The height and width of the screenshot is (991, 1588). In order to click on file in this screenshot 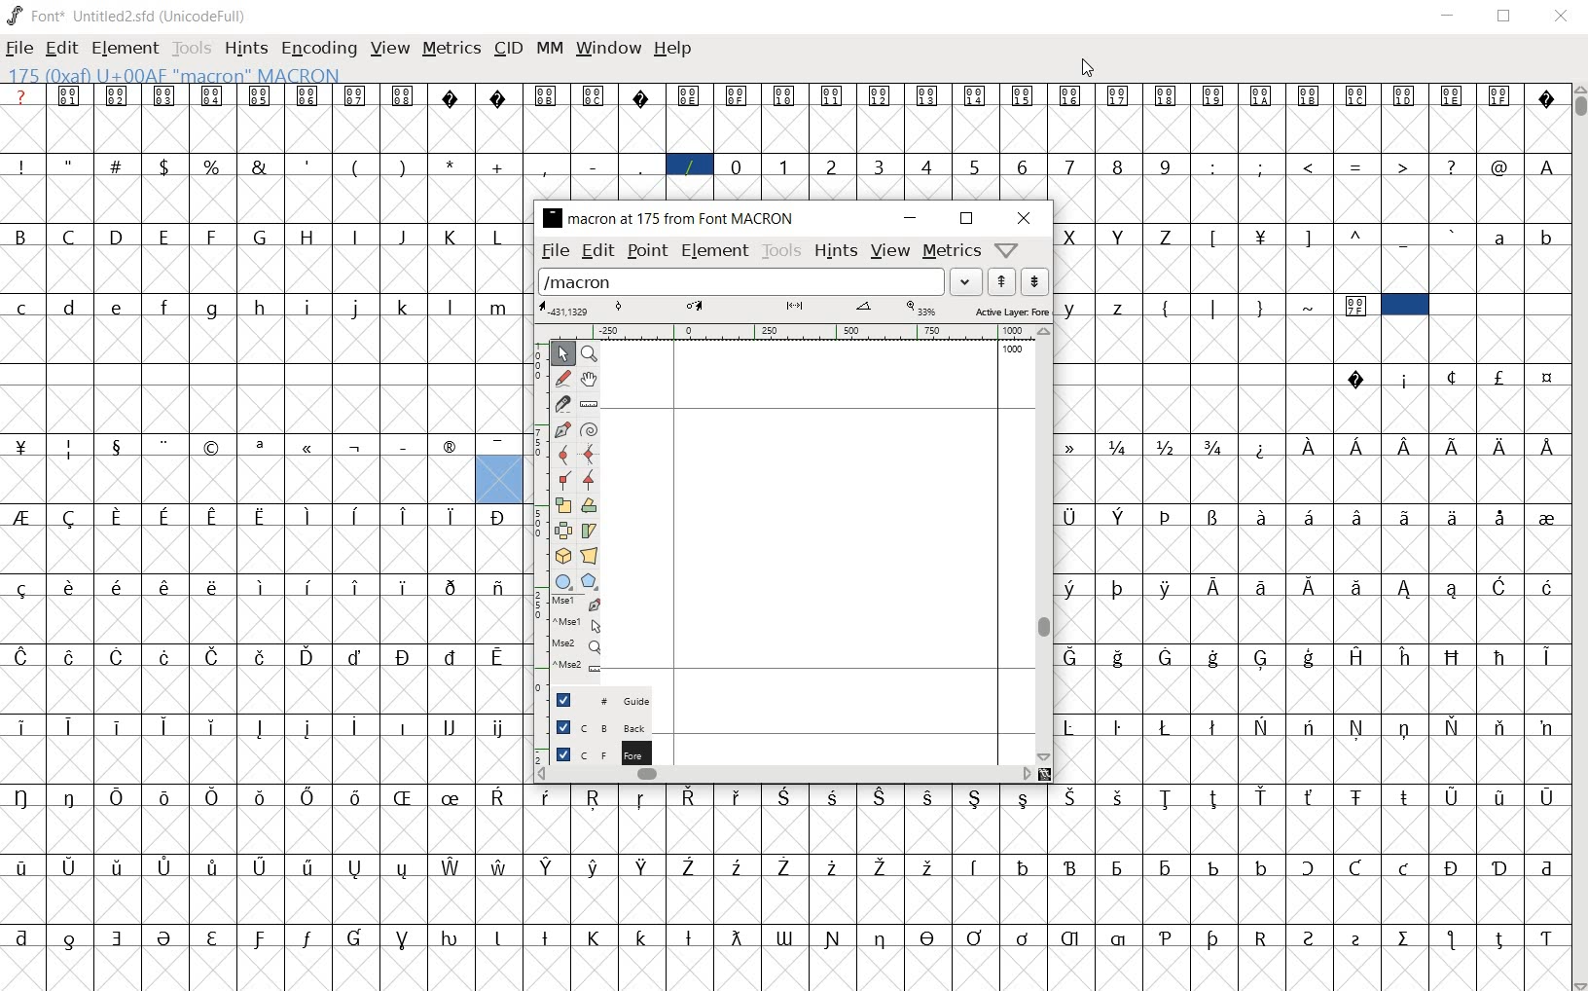, I will do `click(553, 250)`.